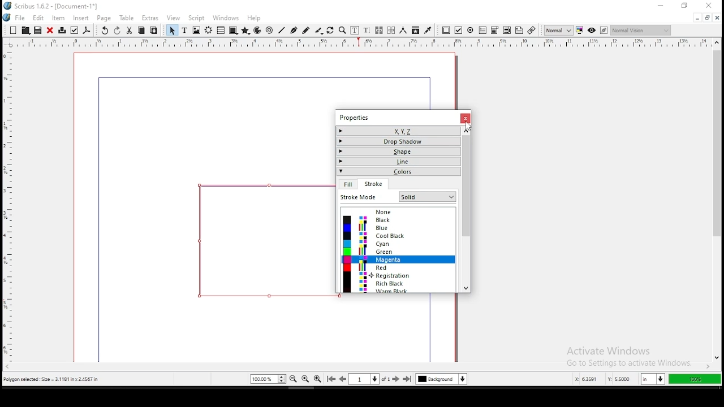 The height and width of the screenshot is (407, 724). I want to click on toggle color management system, so click(579, 31).